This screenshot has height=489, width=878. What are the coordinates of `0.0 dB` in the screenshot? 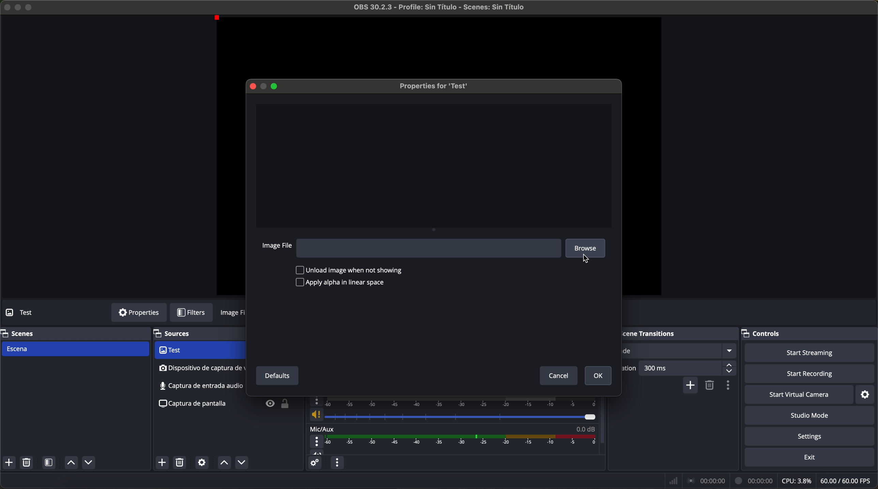 It's located at (585, 428).